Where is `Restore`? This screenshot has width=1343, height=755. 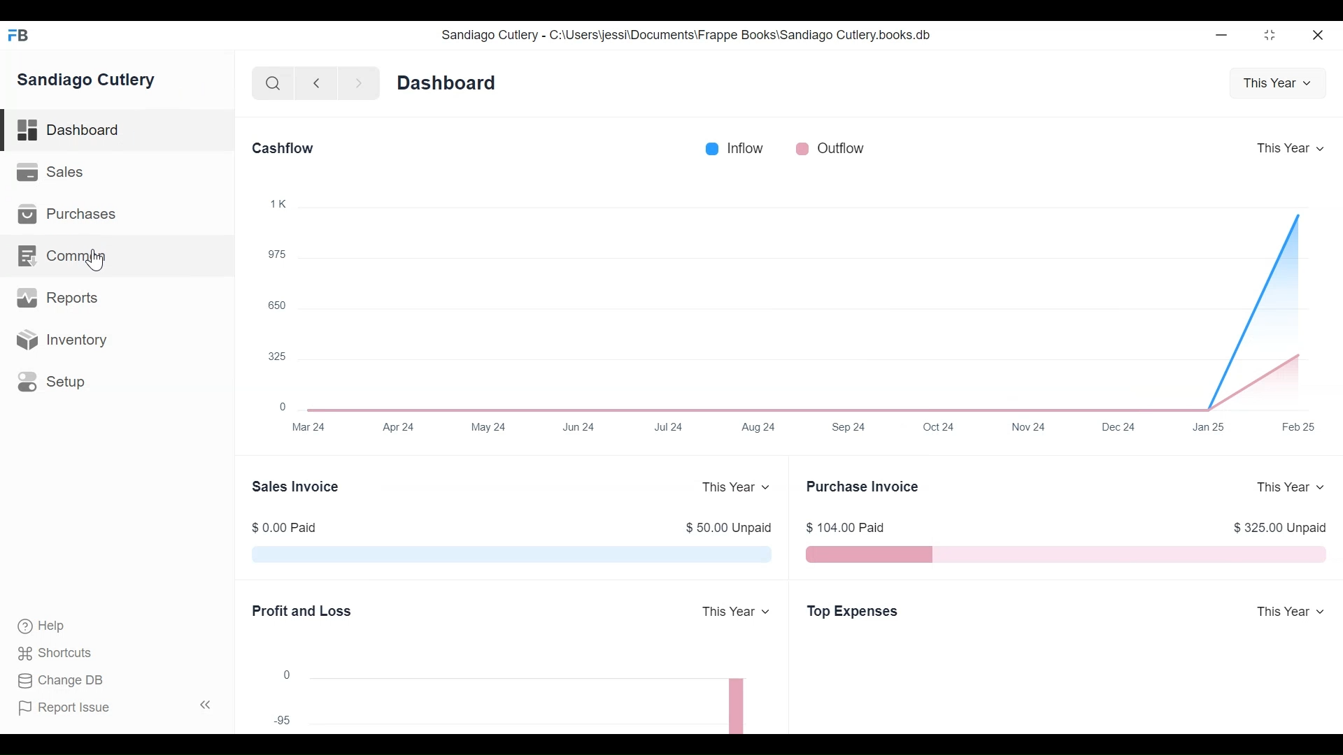 Restore is located at coordinates (1269, 34).